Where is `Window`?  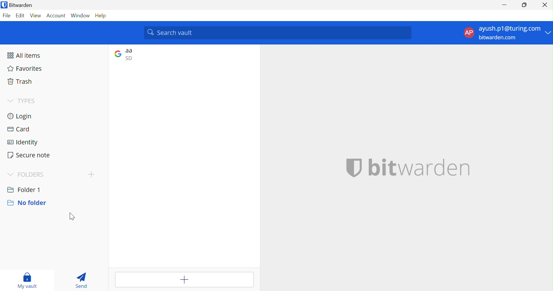
Window is located at coordinates (80, 16).